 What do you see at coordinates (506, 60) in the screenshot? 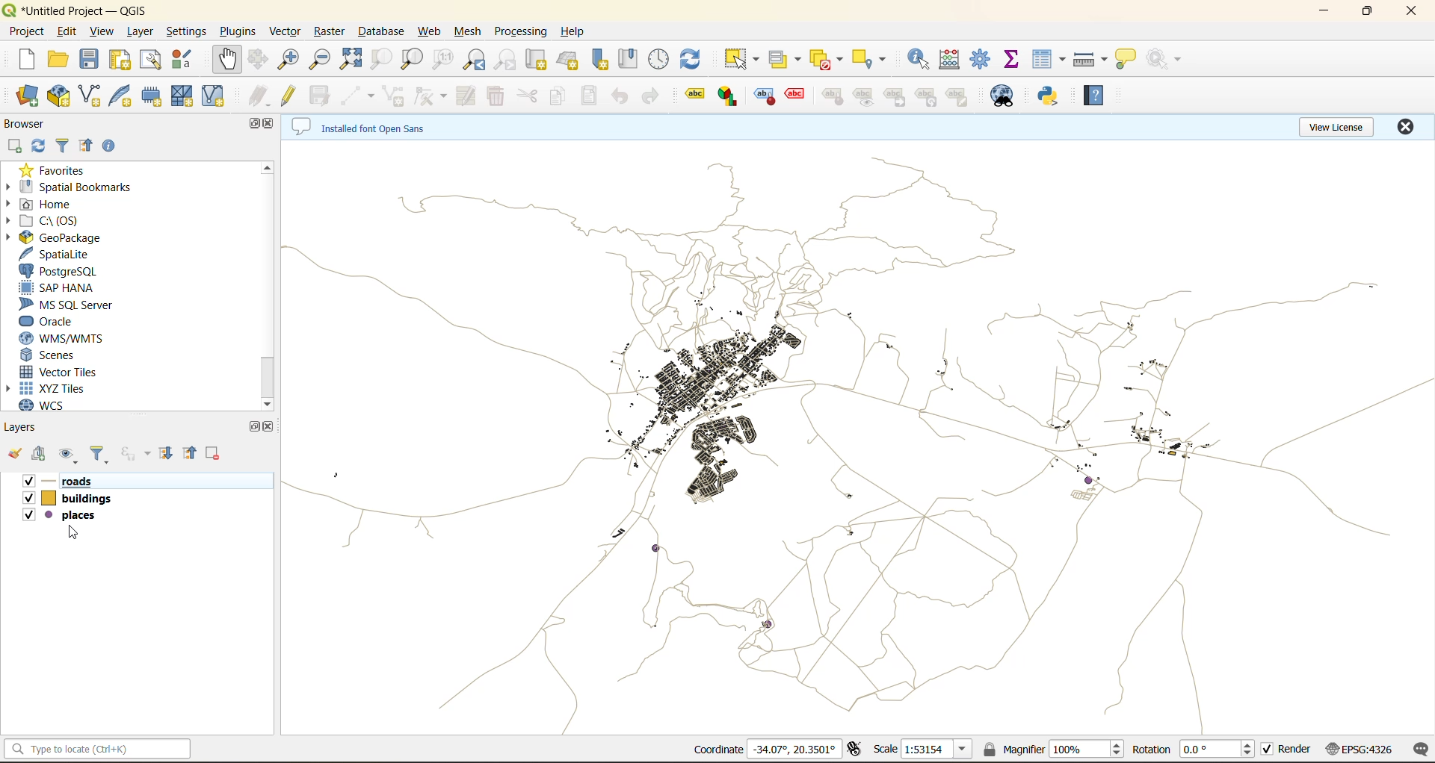
I see `zoom next` at bounding box center [506, 60].